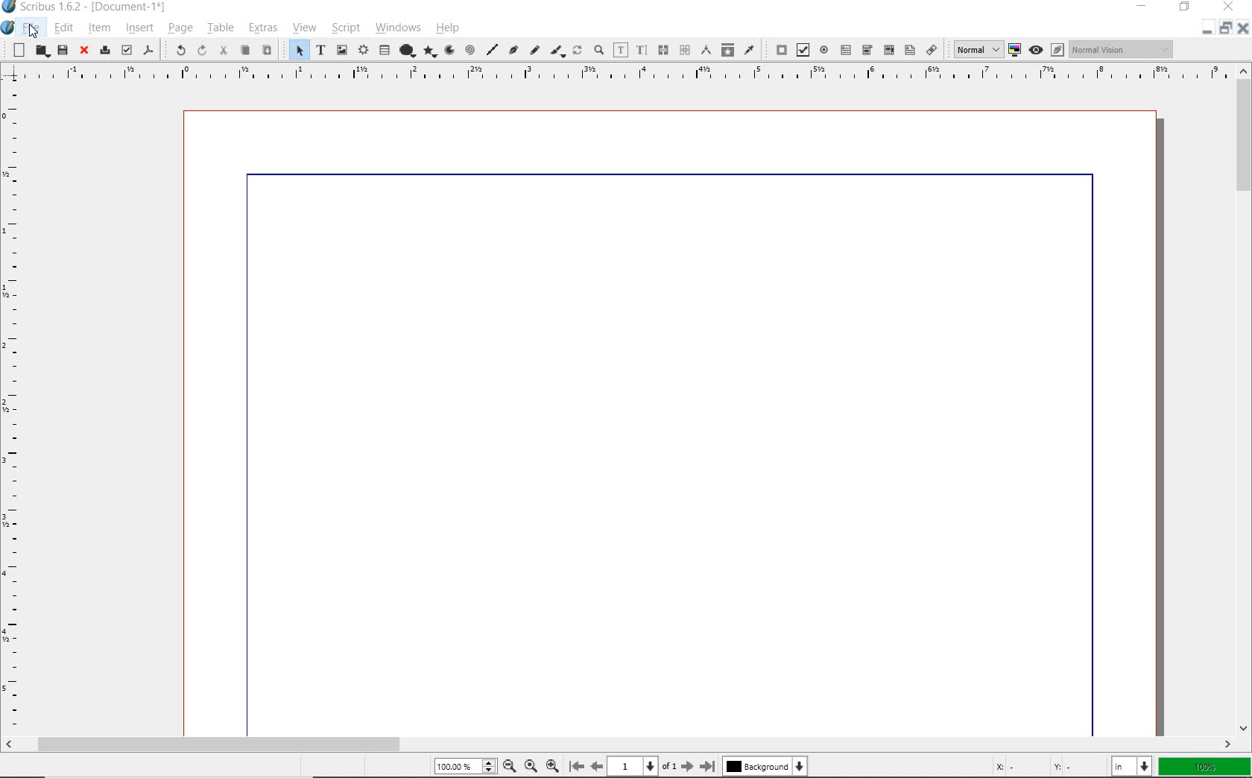  I want to click on scrollbar, so click(1245, 399).